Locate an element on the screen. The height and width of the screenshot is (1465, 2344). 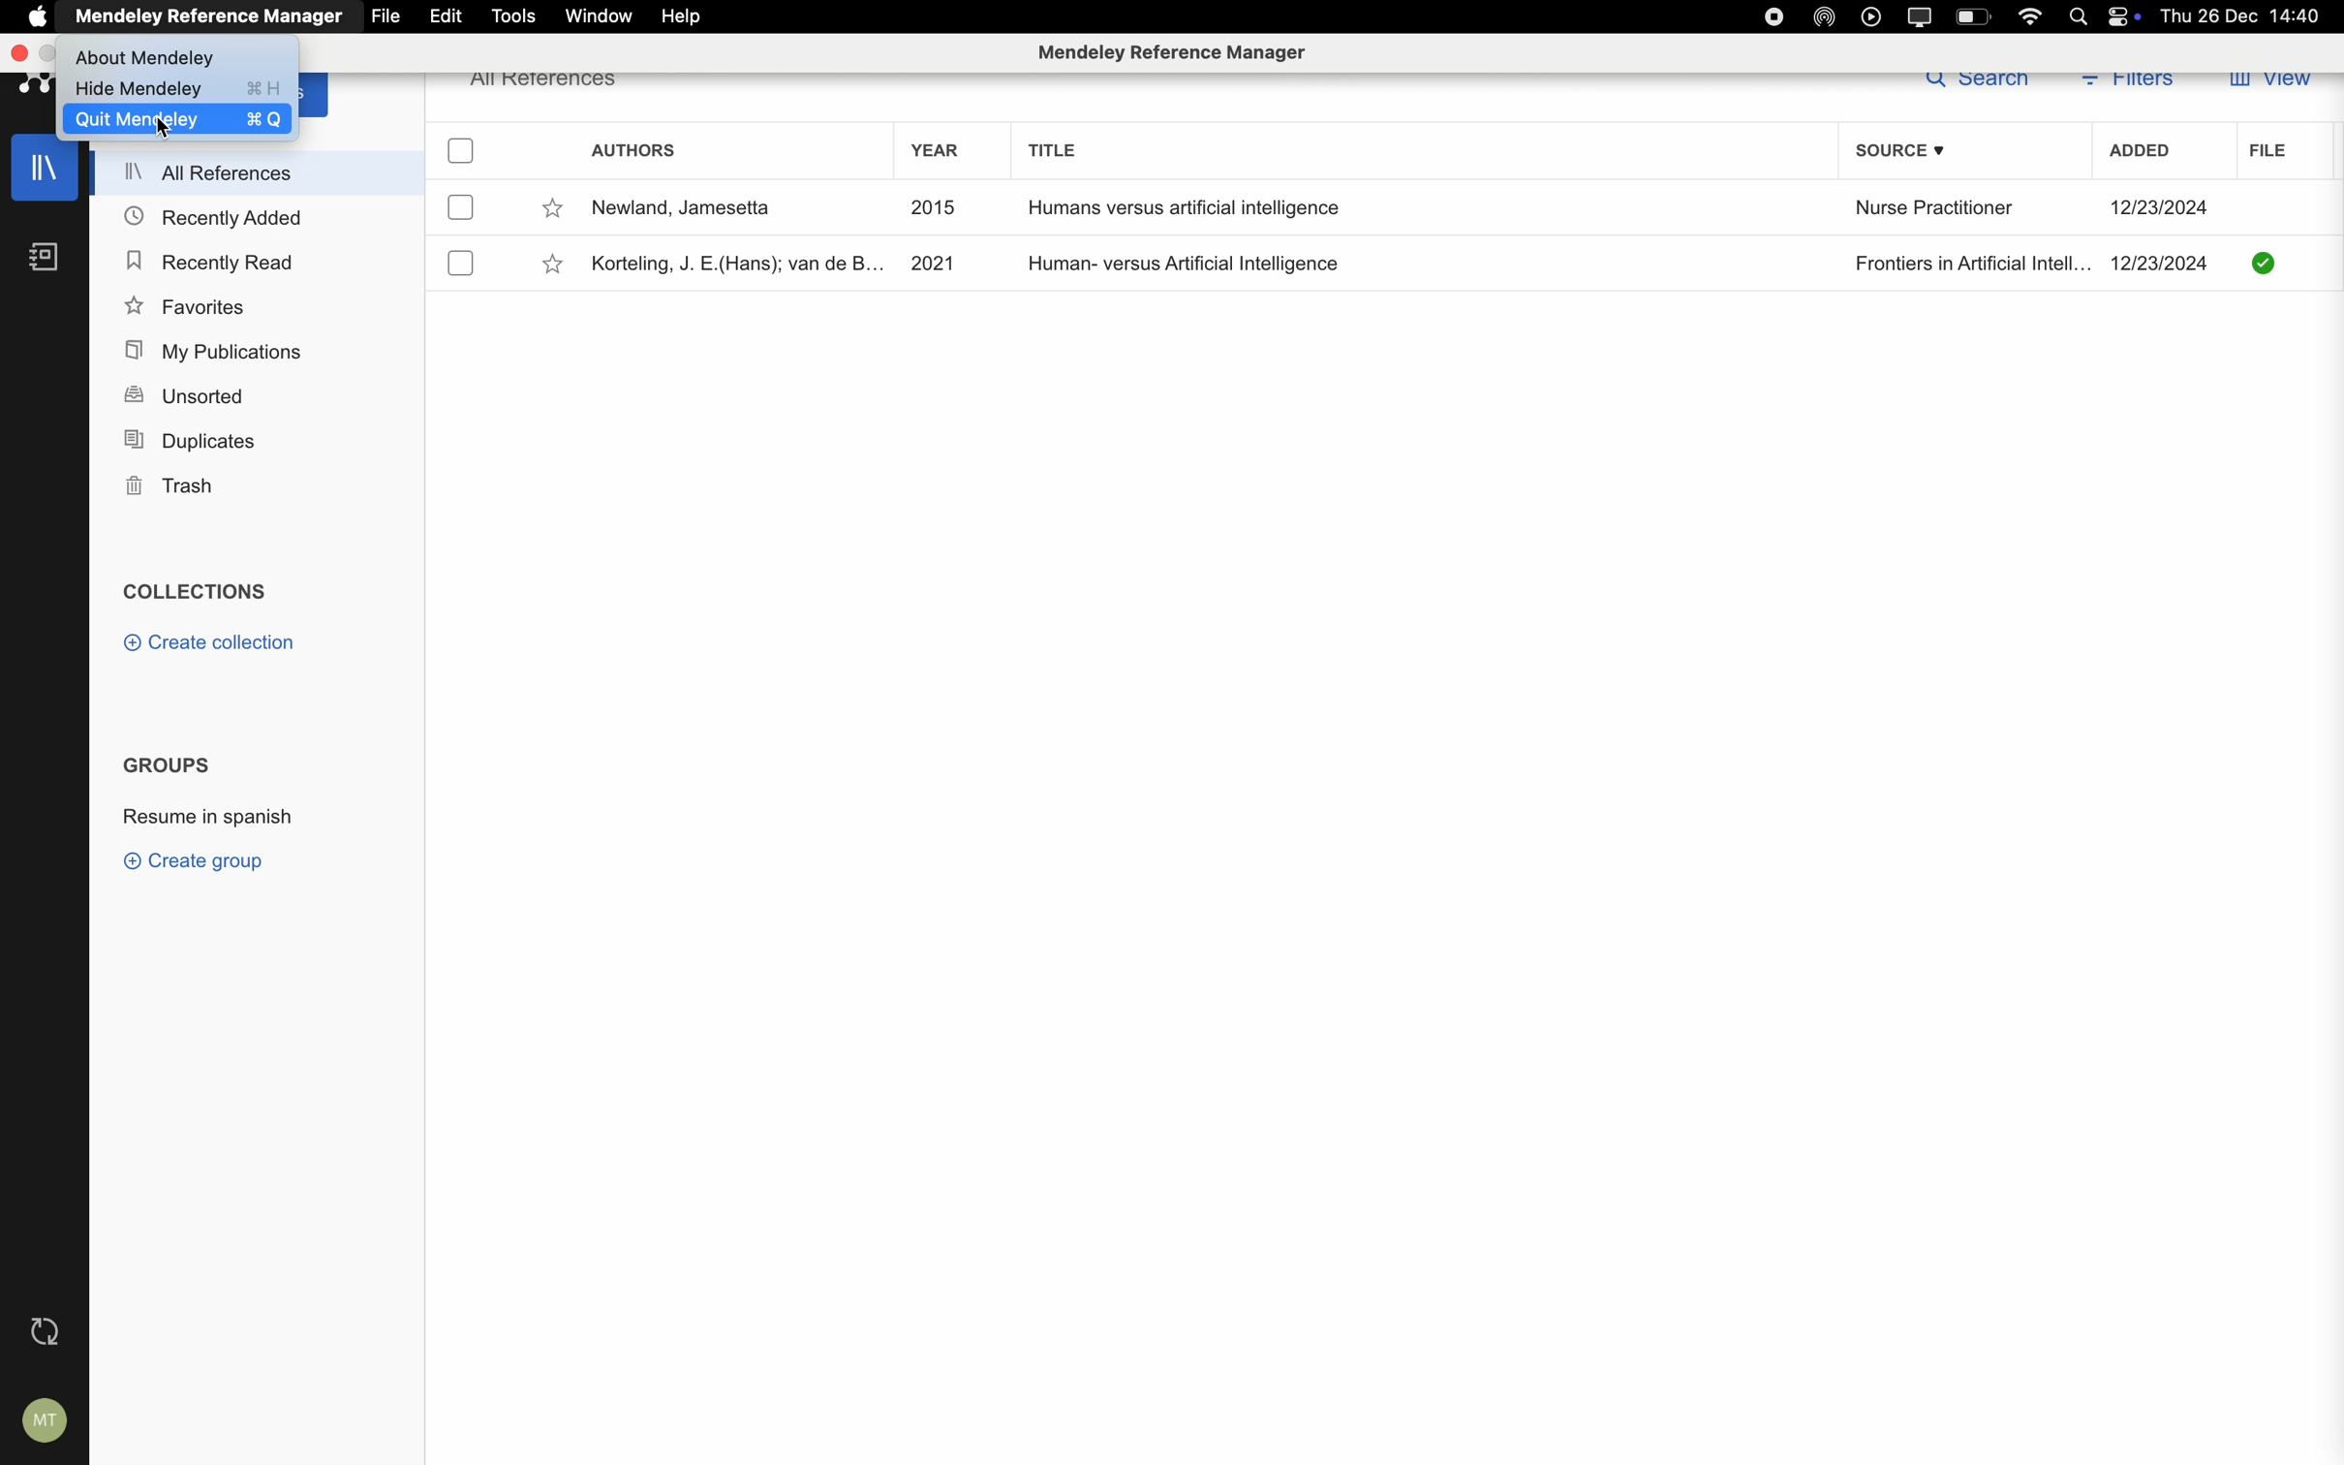
battery is located at coordinates (1972, 16).